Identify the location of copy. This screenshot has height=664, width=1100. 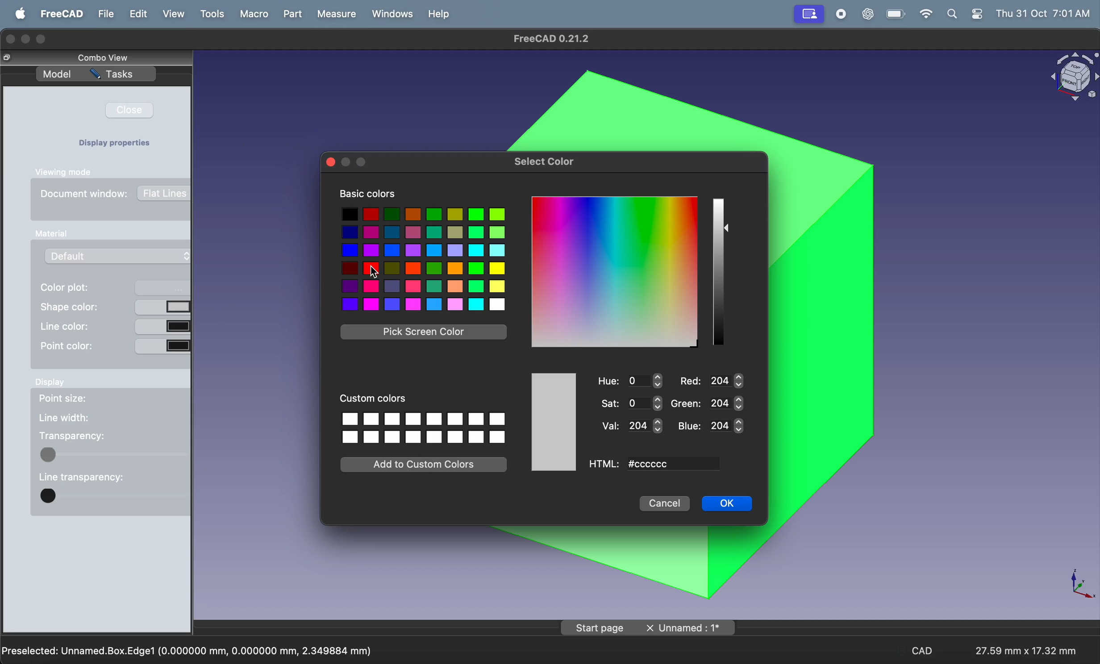
(12, 58).